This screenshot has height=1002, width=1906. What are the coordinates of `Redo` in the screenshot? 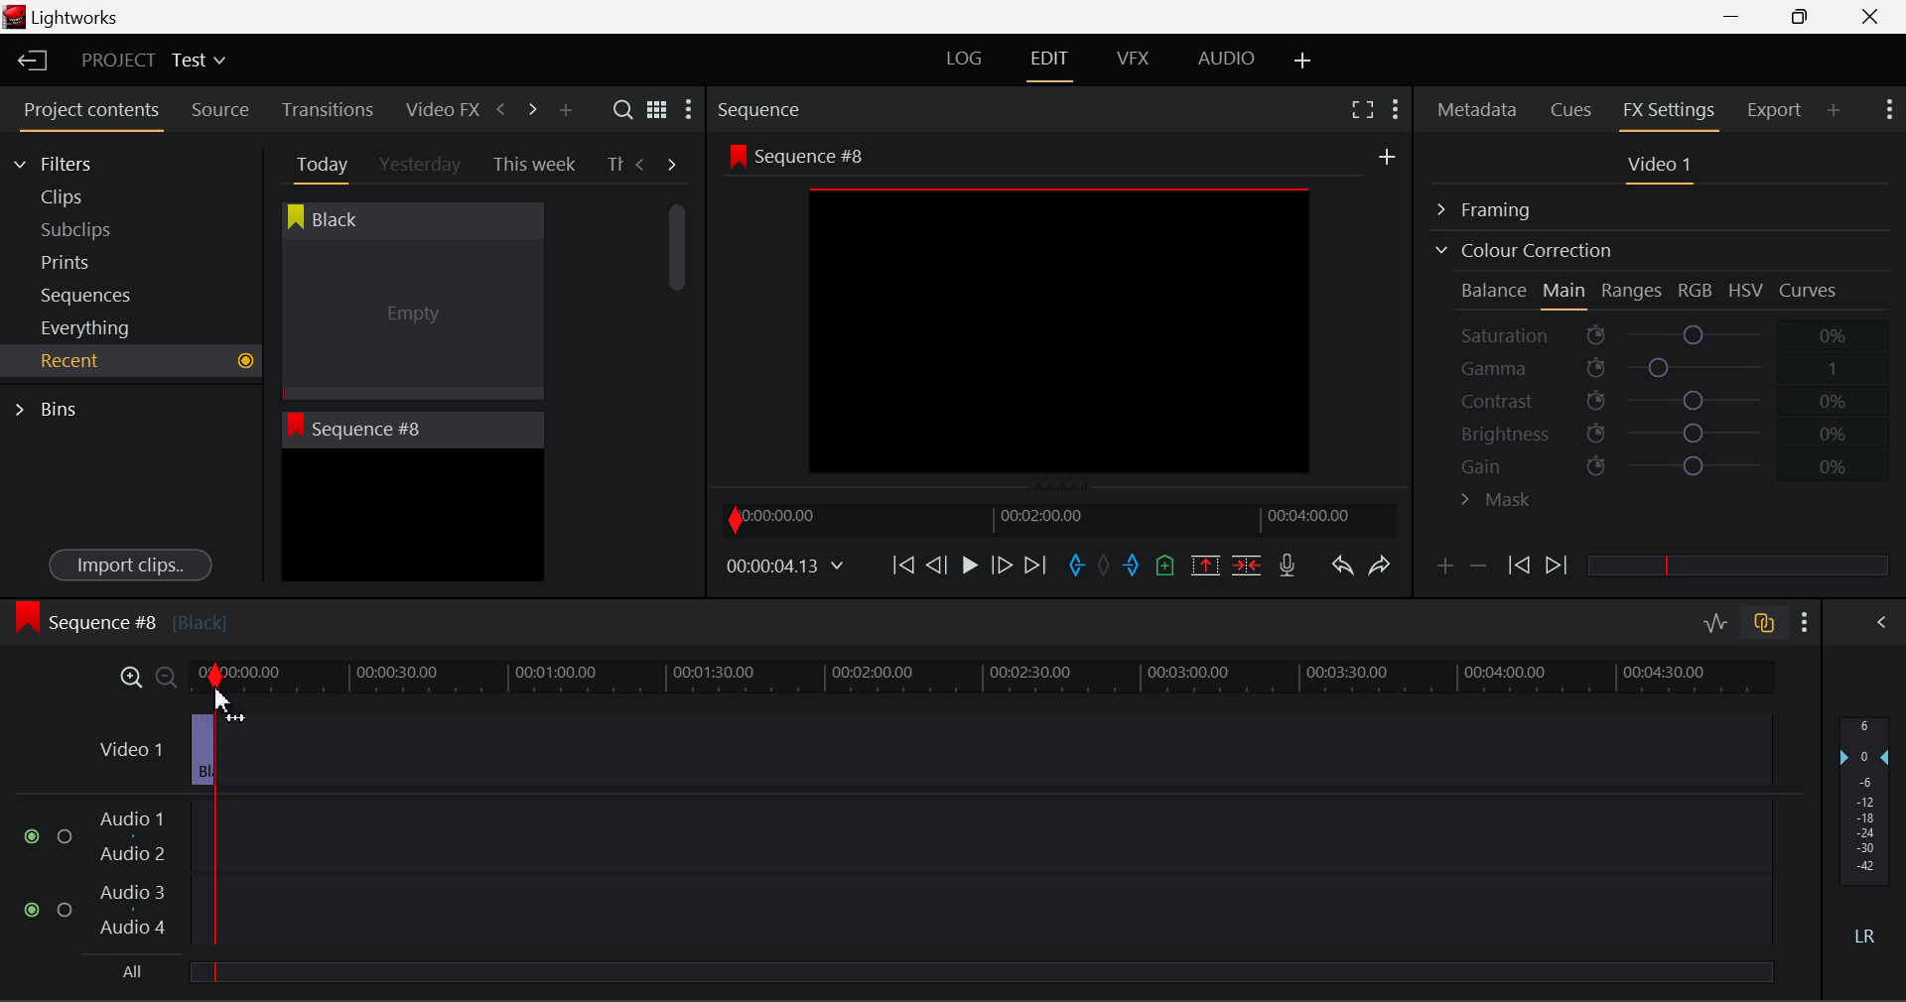 It's located at (1380, 564).